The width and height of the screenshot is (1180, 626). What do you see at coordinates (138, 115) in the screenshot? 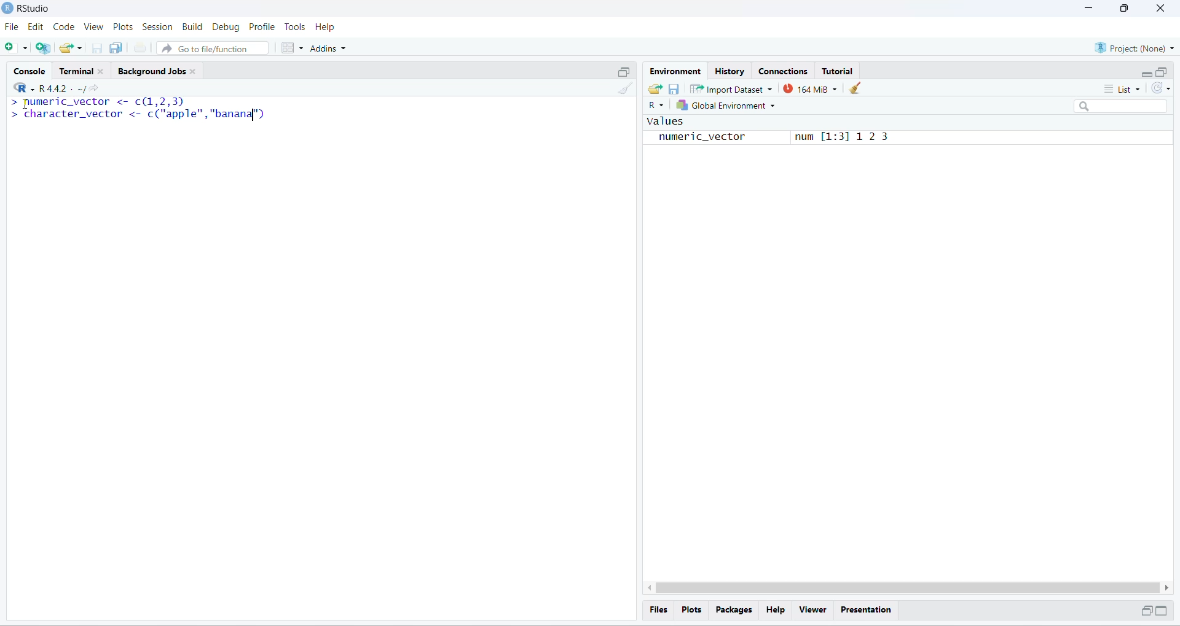
I see `‘character_vector <- c("apple","banana")` at bounding box center [138, 115].